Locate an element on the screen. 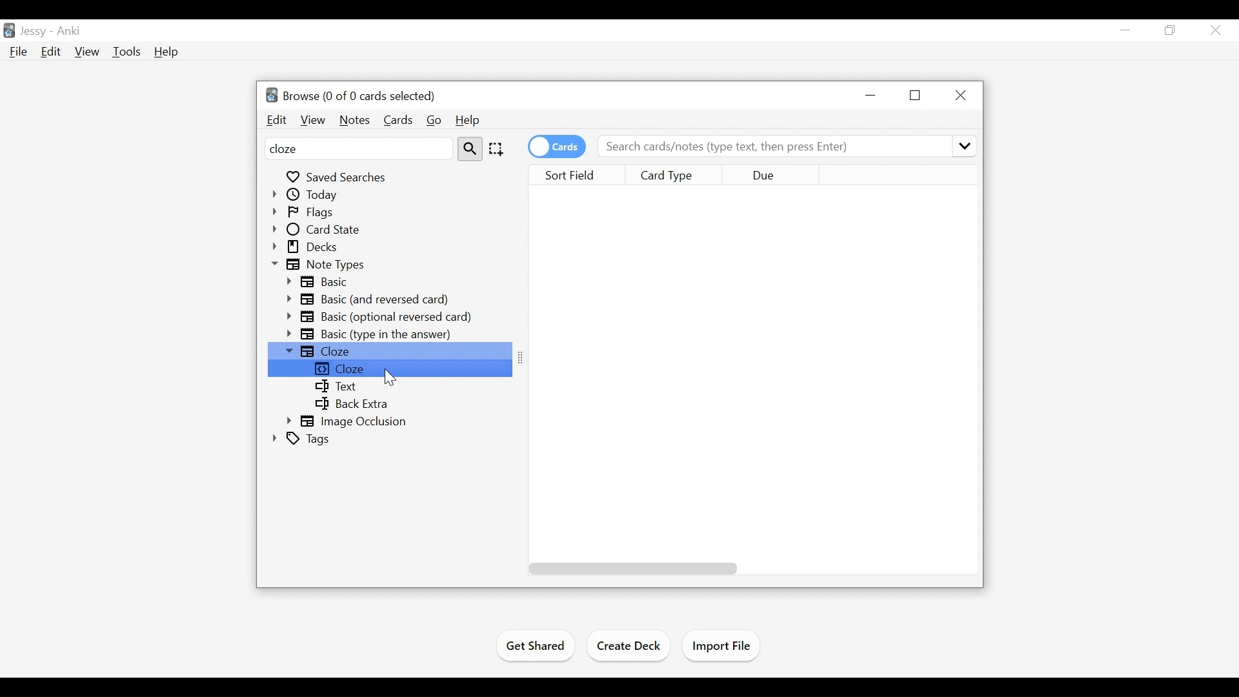 This screenshot has height=697, width=1239. Edit is located at coordinates (277, 120).